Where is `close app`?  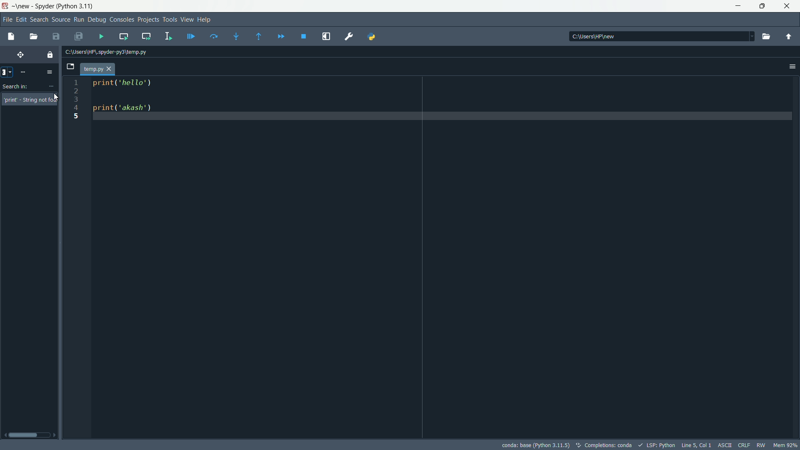 close app is located at coordinates (787, 6).